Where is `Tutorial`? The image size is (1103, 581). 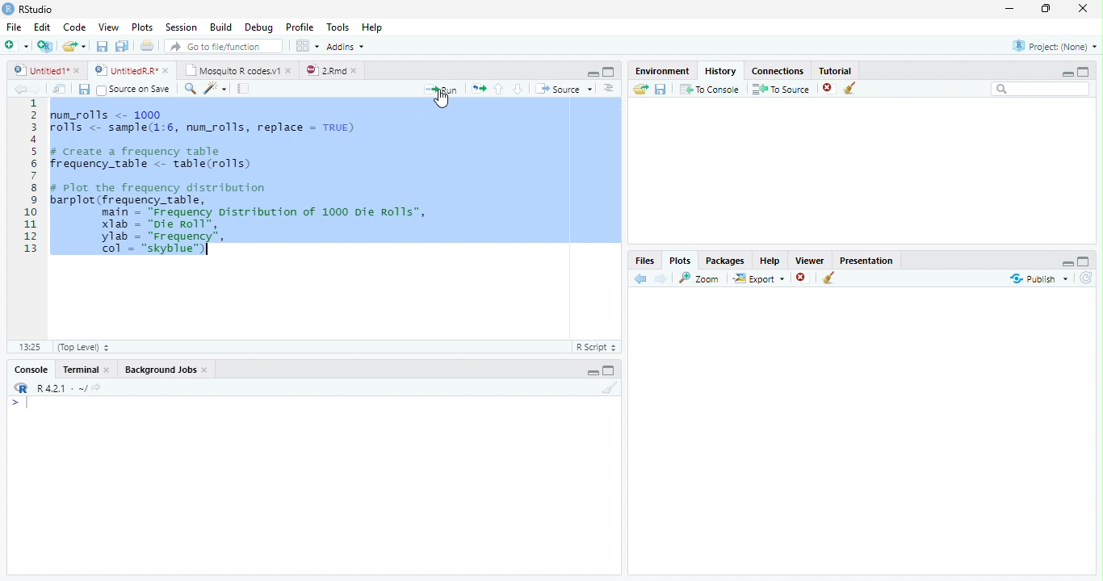 Tutorial is located at coordinates (835, 69).